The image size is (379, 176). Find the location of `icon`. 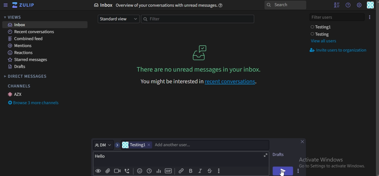

icon is located at coordinates (200, 52).